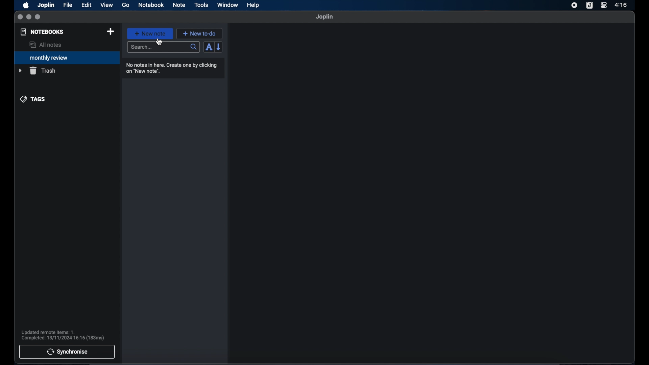 Image resolution: width=649 pixels, height=365 pixels. I want to click on monthly review, so click(67, 57).